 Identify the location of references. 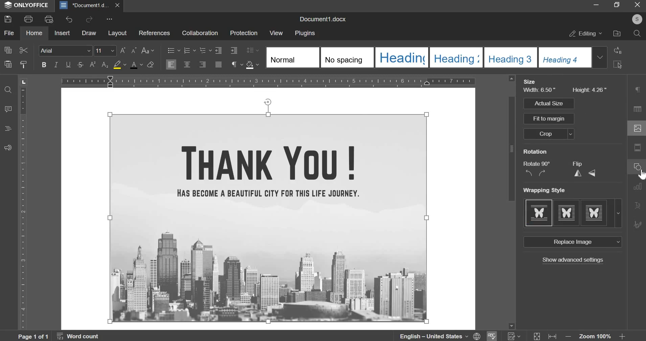
(154, 33).